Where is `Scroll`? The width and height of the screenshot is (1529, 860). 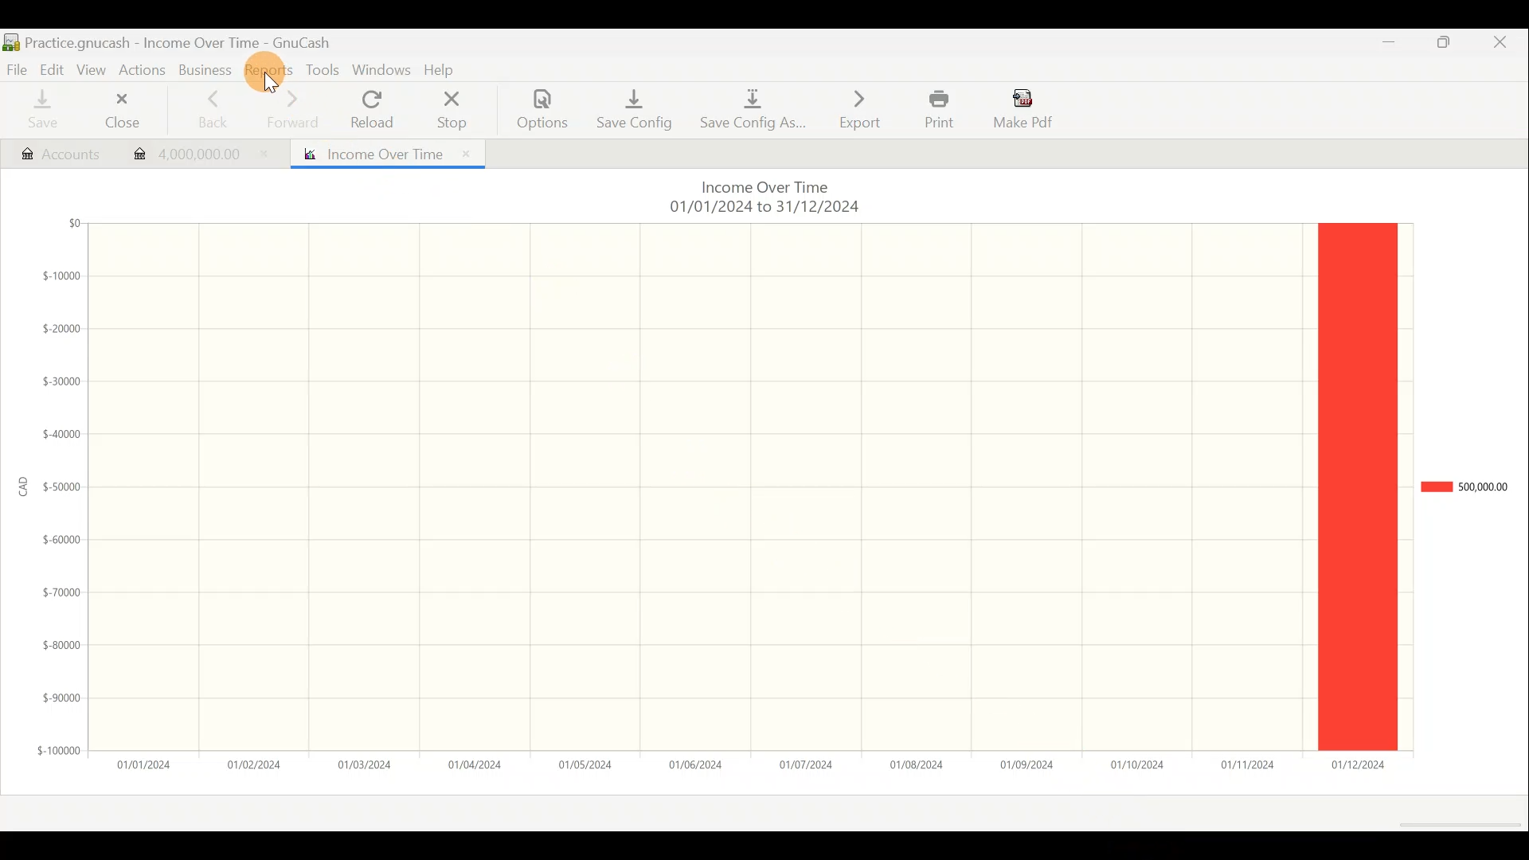 Scroll is located at coordinates (1456, 827).